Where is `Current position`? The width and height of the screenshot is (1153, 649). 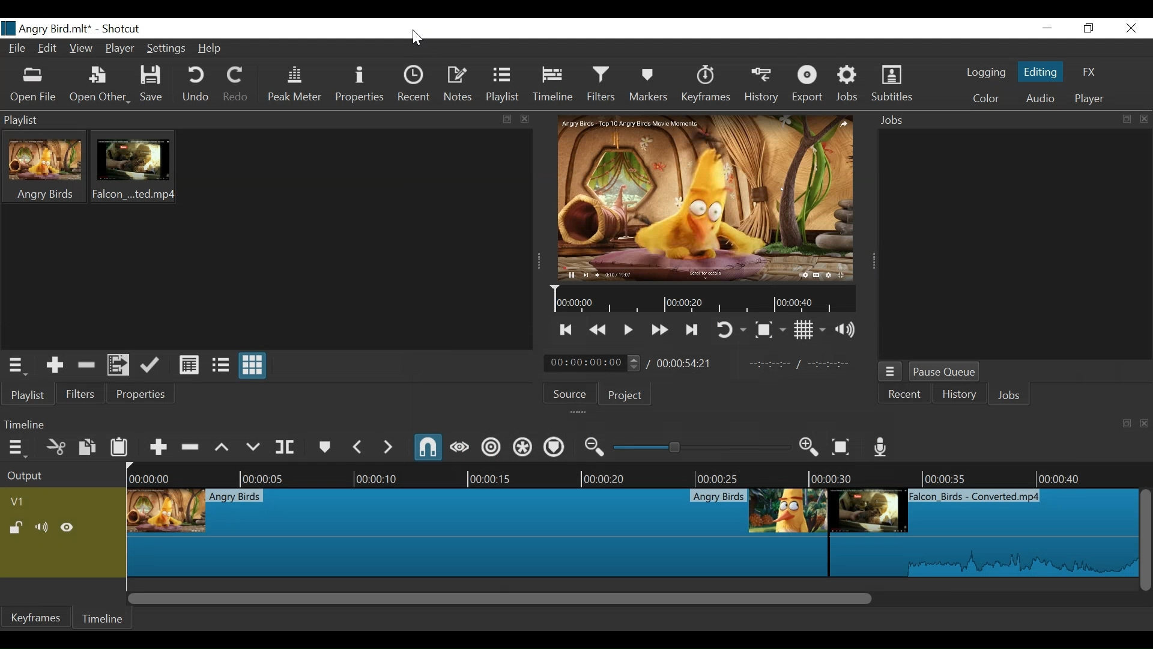
Current position is located at coordinates (593, 363).